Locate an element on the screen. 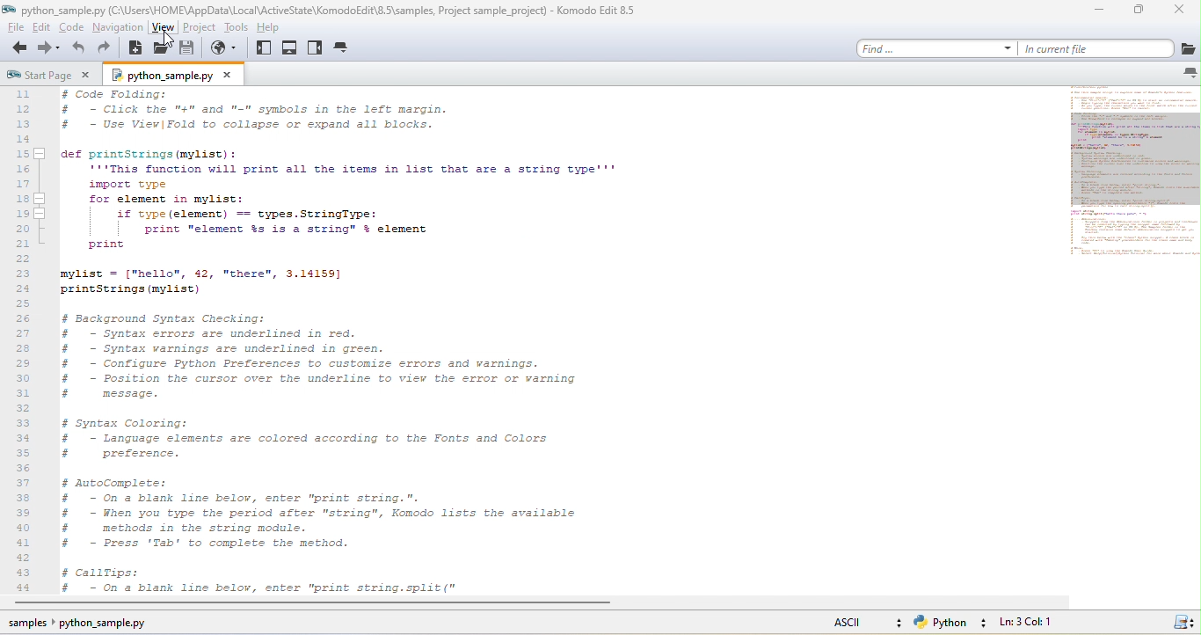 This screenshot has height=635, width=1201. notification is located at coordinates (1191, 73).